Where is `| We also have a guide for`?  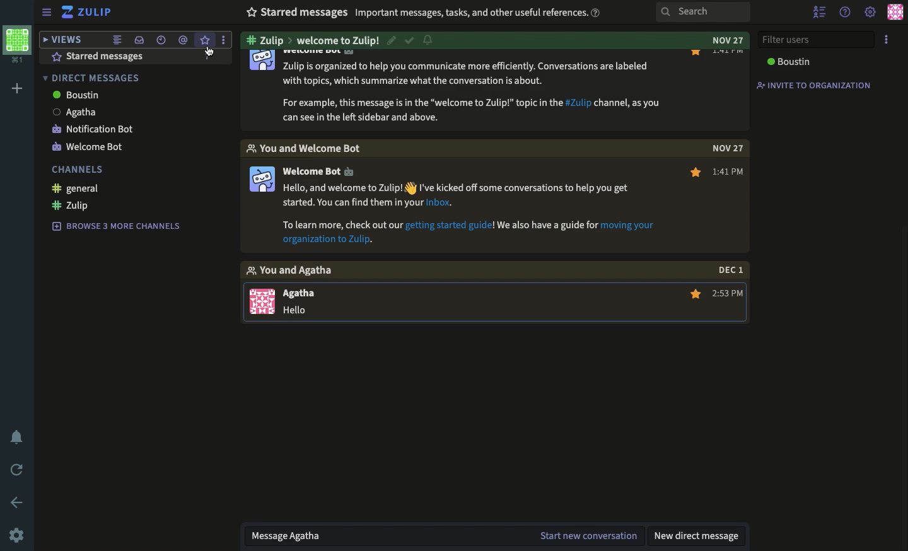
| We also have a guide for is located at coordinates (547, 224).